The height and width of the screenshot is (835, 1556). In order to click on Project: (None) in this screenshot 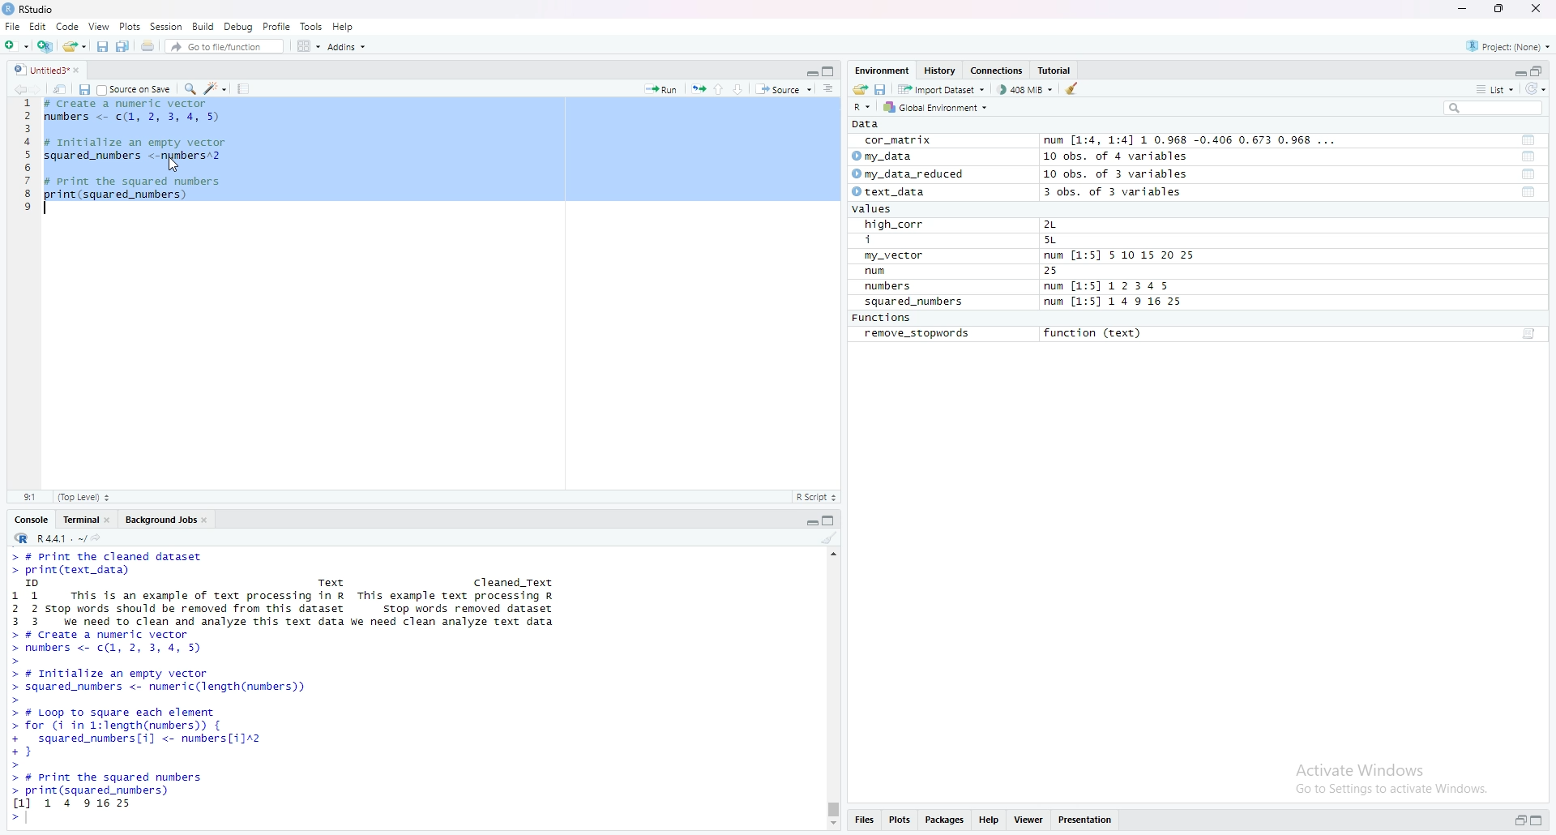, I will do `click(1510, 45)`.